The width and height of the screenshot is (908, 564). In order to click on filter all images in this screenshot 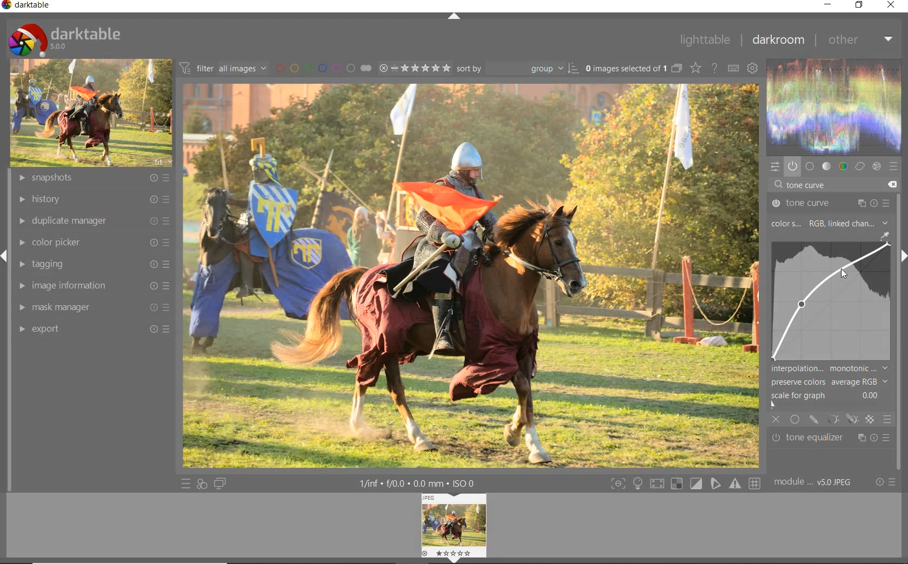, I will do `click(223, 68)`.